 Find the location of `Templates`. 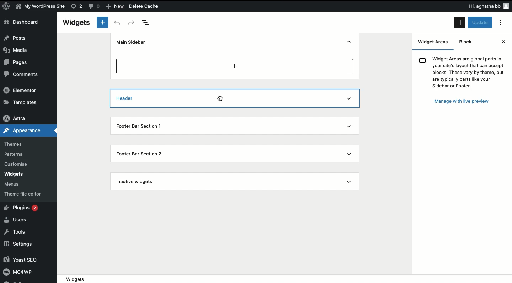

Templates is located at coordinates (21, 102).